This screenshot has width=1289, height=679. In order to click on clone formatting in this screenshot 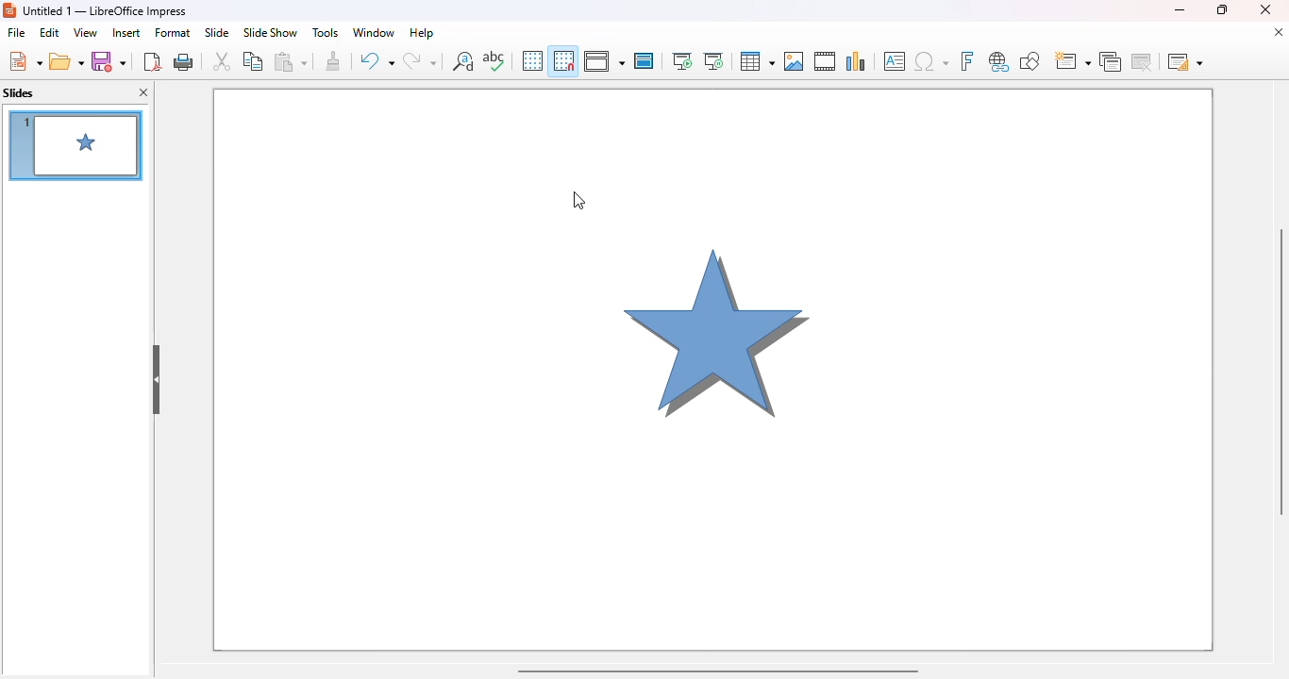, I will do `click(333, 61)`.